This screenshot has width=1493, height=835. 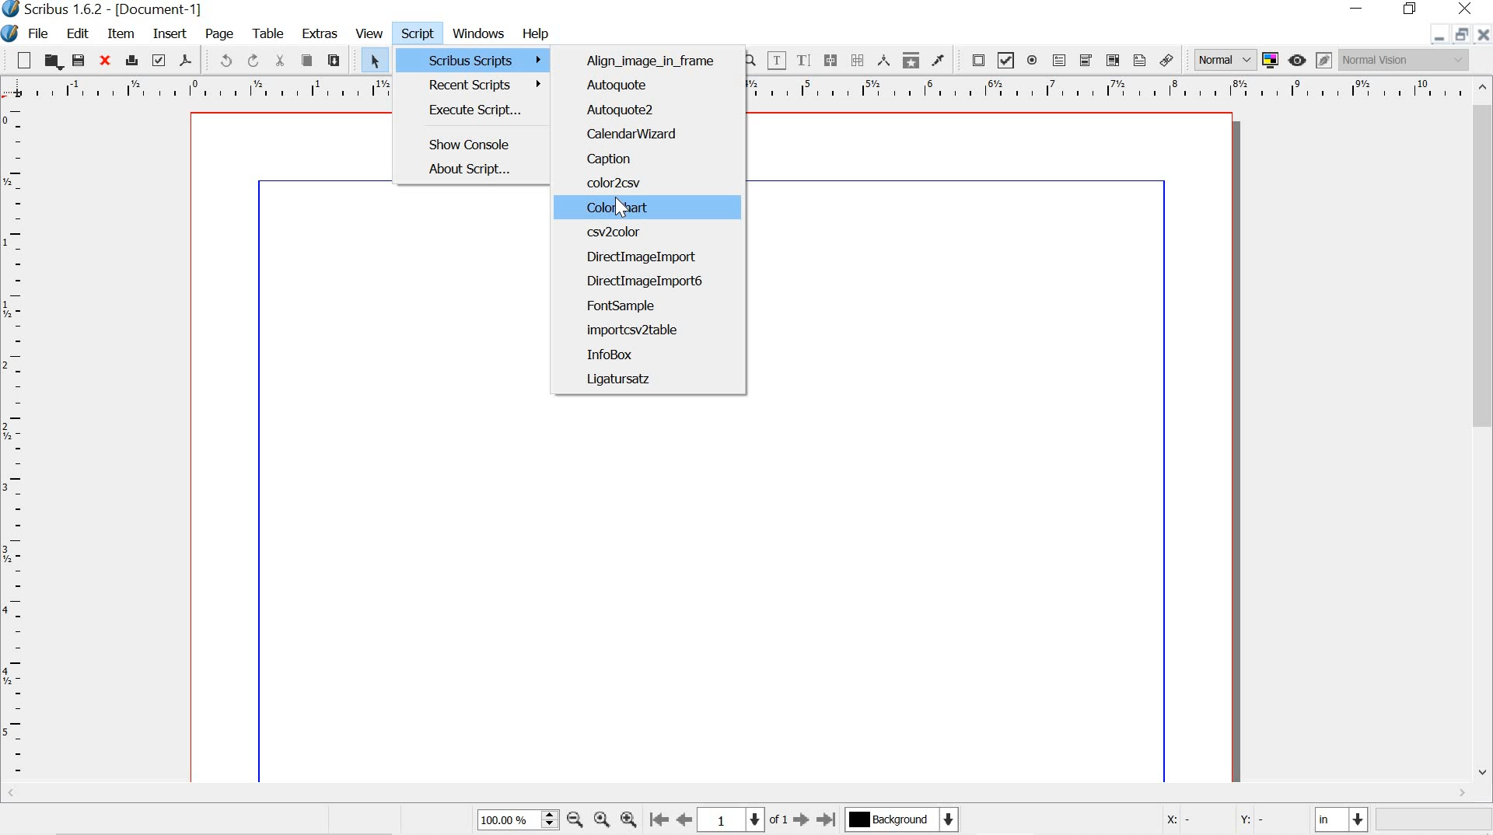 What do you see at coordinates (618, 355) in the screenshot?
I see `InfoBox` at bounding box center [618, 355].